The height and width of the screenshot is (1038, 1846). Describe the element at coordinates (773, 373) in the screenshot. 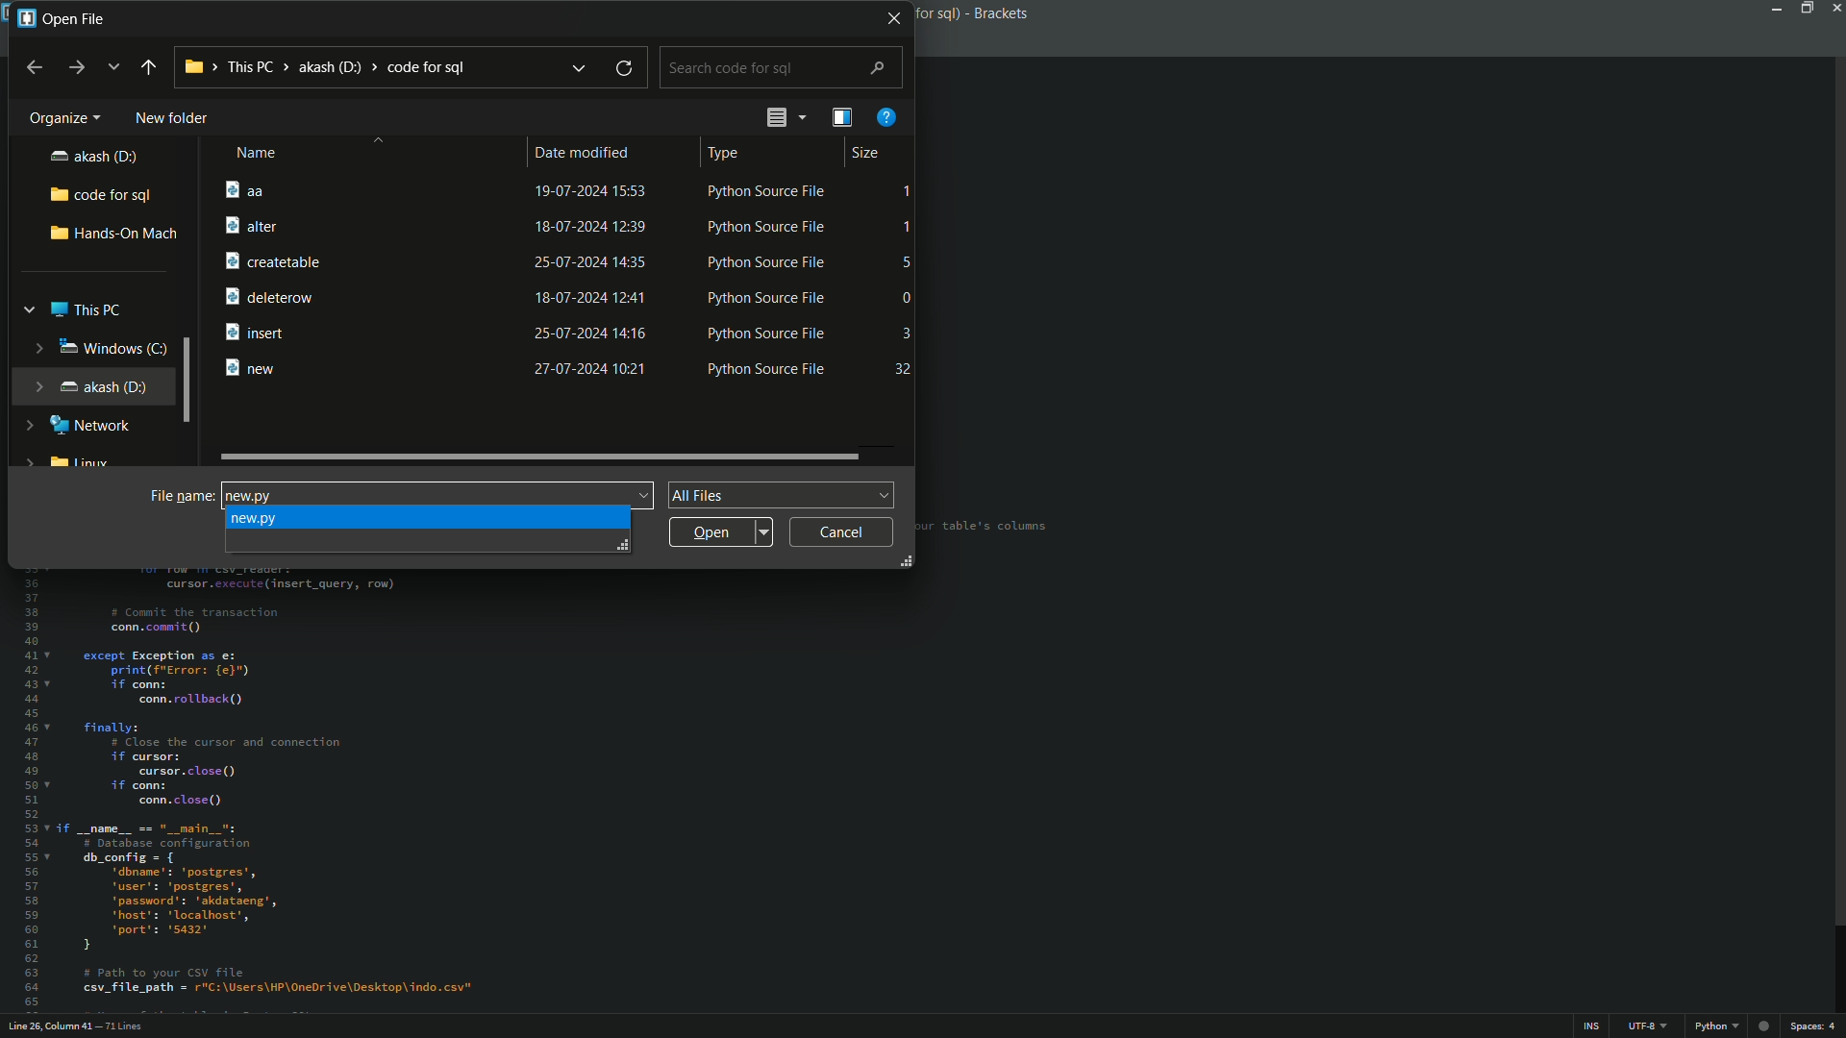

I see `Python Source File` at that location.